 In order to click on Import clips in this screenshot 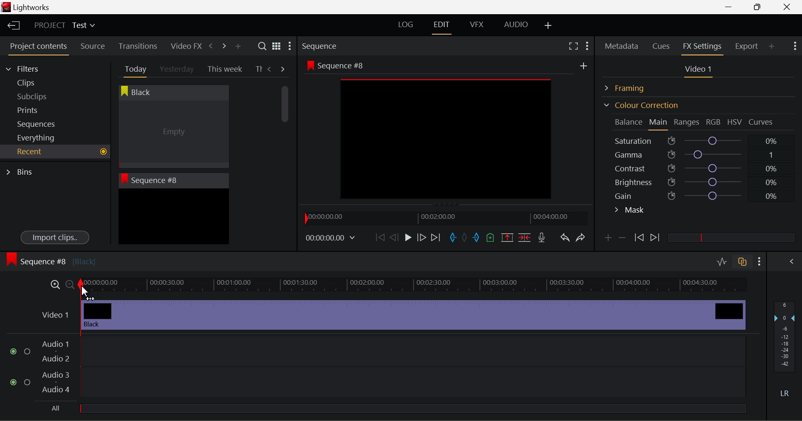, I will do `click(55, 238)`.